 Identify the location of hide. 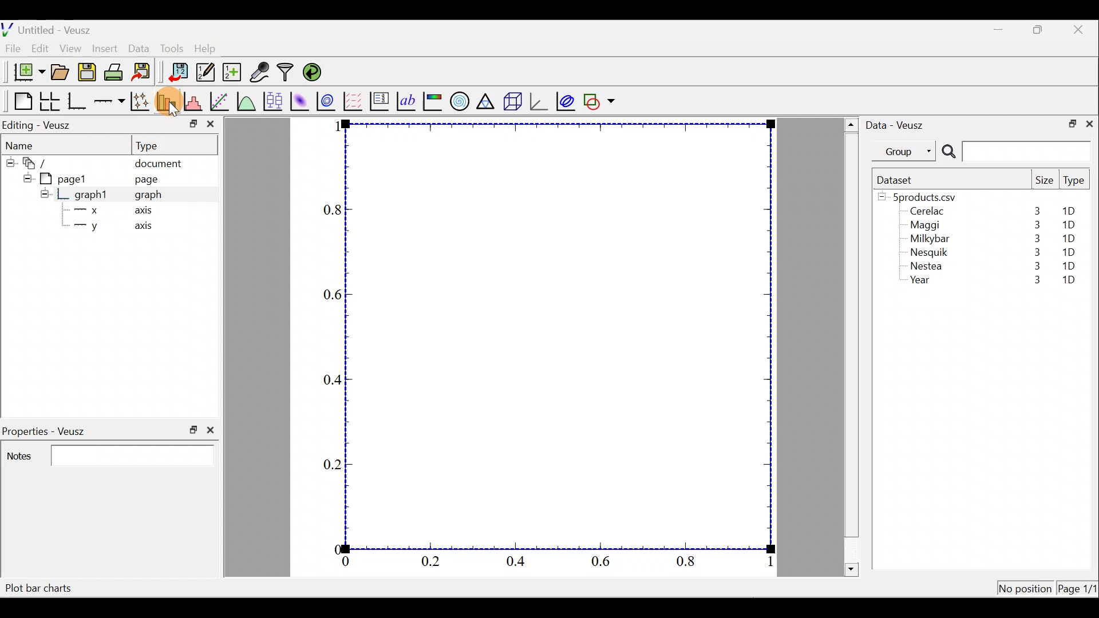
(45, 193).